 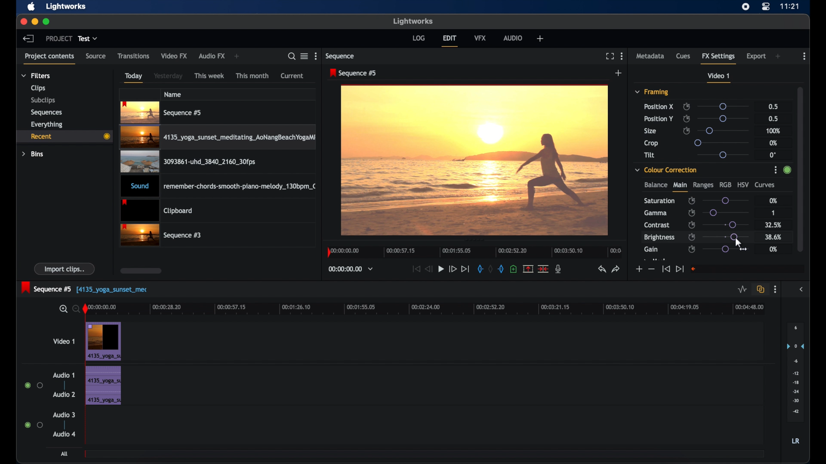 I want to click on 38.6%, so click(x=772, y=237).